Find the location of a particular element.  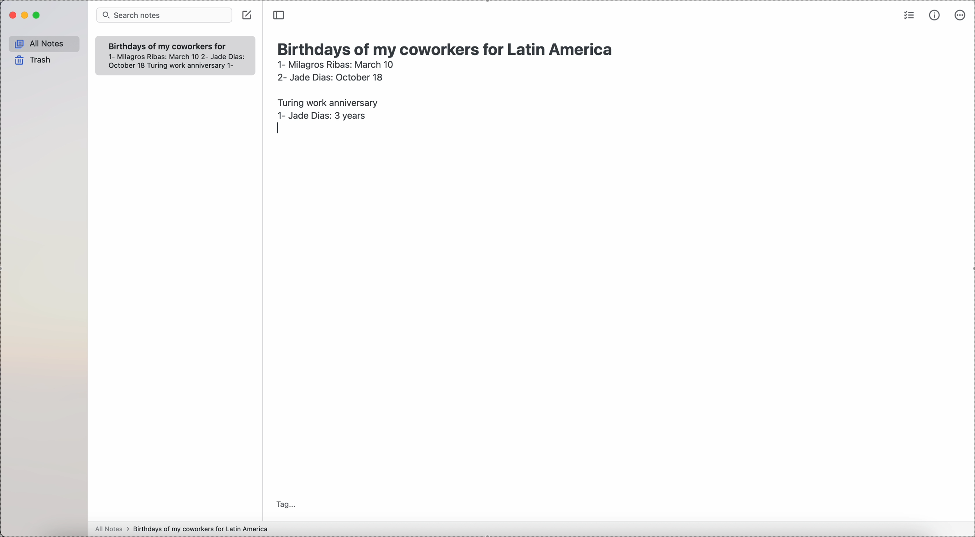

all notes is located at coordinates (45, 44).